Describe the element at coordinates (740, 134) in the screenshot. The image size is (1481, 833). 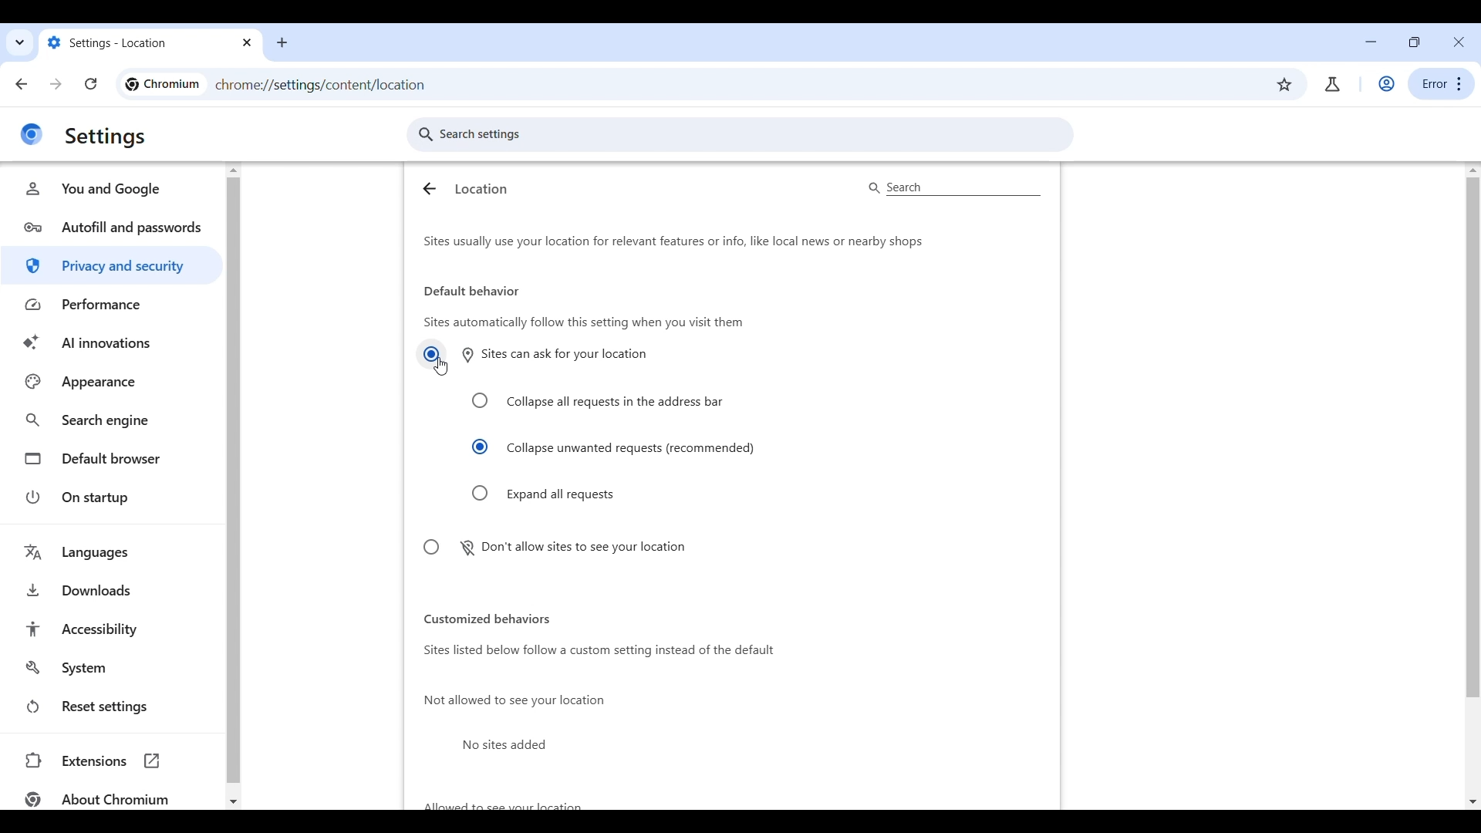
I see `Search settings` at that location.